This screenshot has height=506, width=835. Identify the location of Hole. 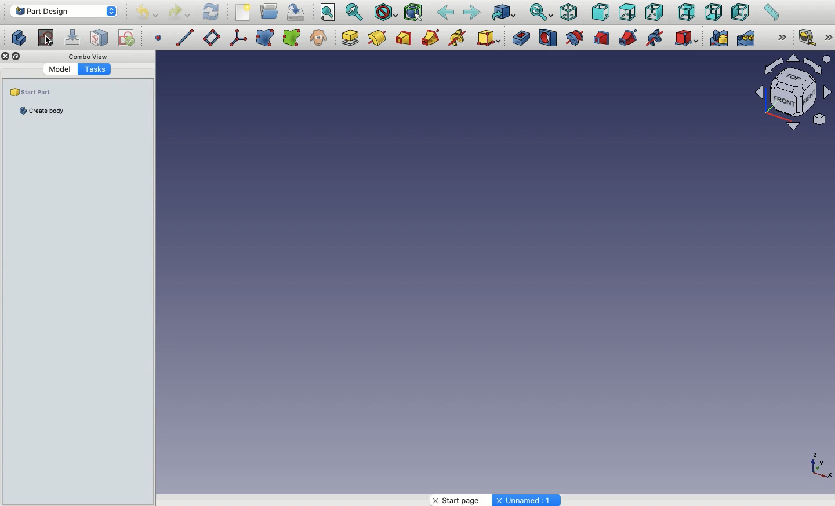
(548, 38).